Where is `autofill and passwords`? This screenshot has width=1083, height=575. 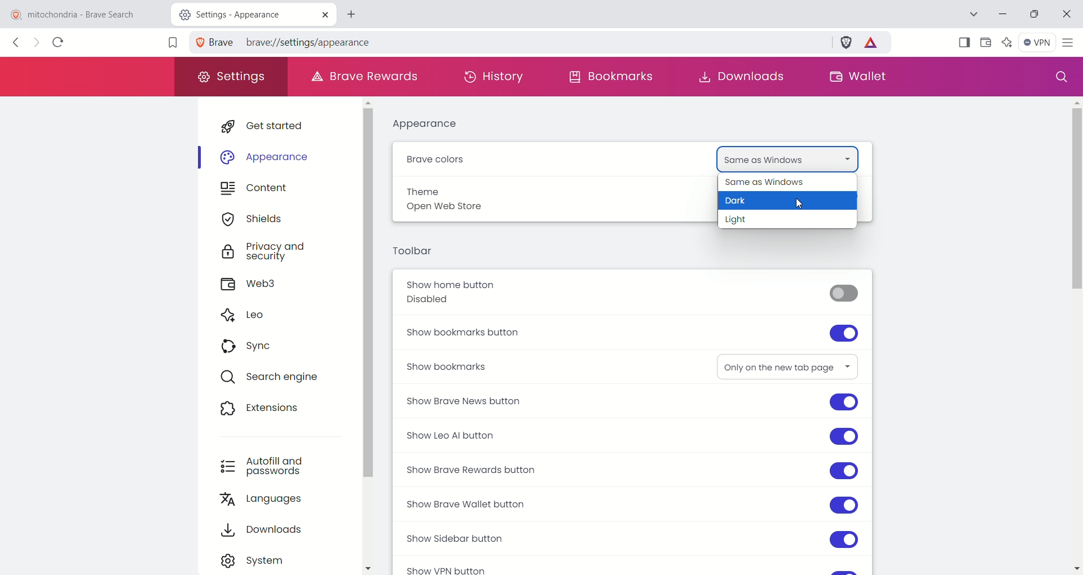
autofill and passwords is located at coordinates (266, 465).